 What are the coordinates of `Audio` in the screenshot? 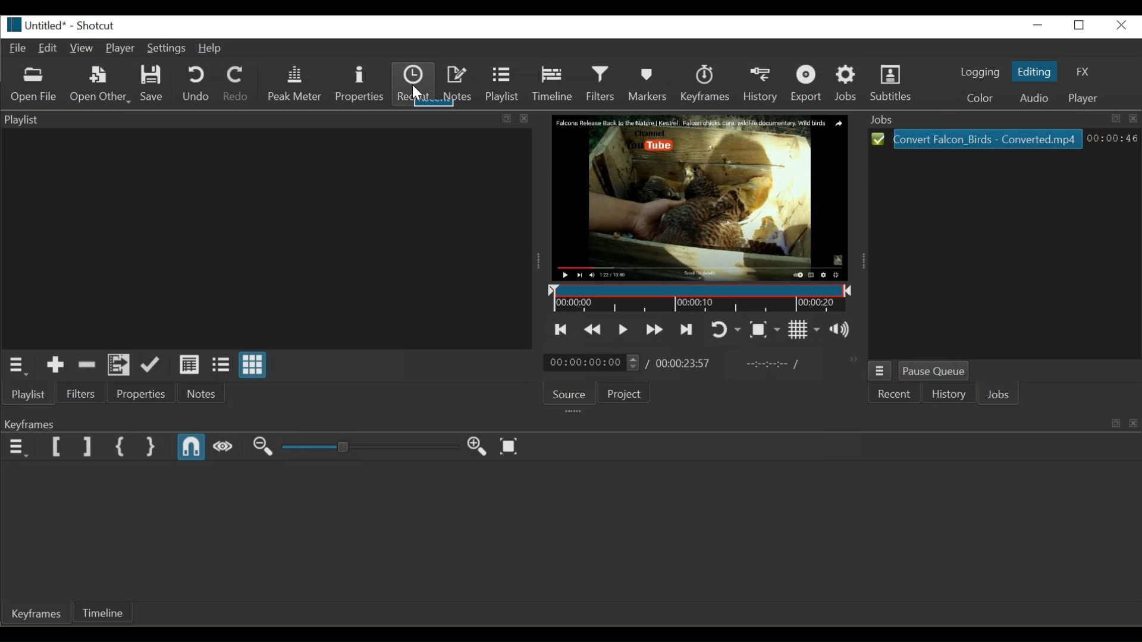 It's located at (1034, 98).